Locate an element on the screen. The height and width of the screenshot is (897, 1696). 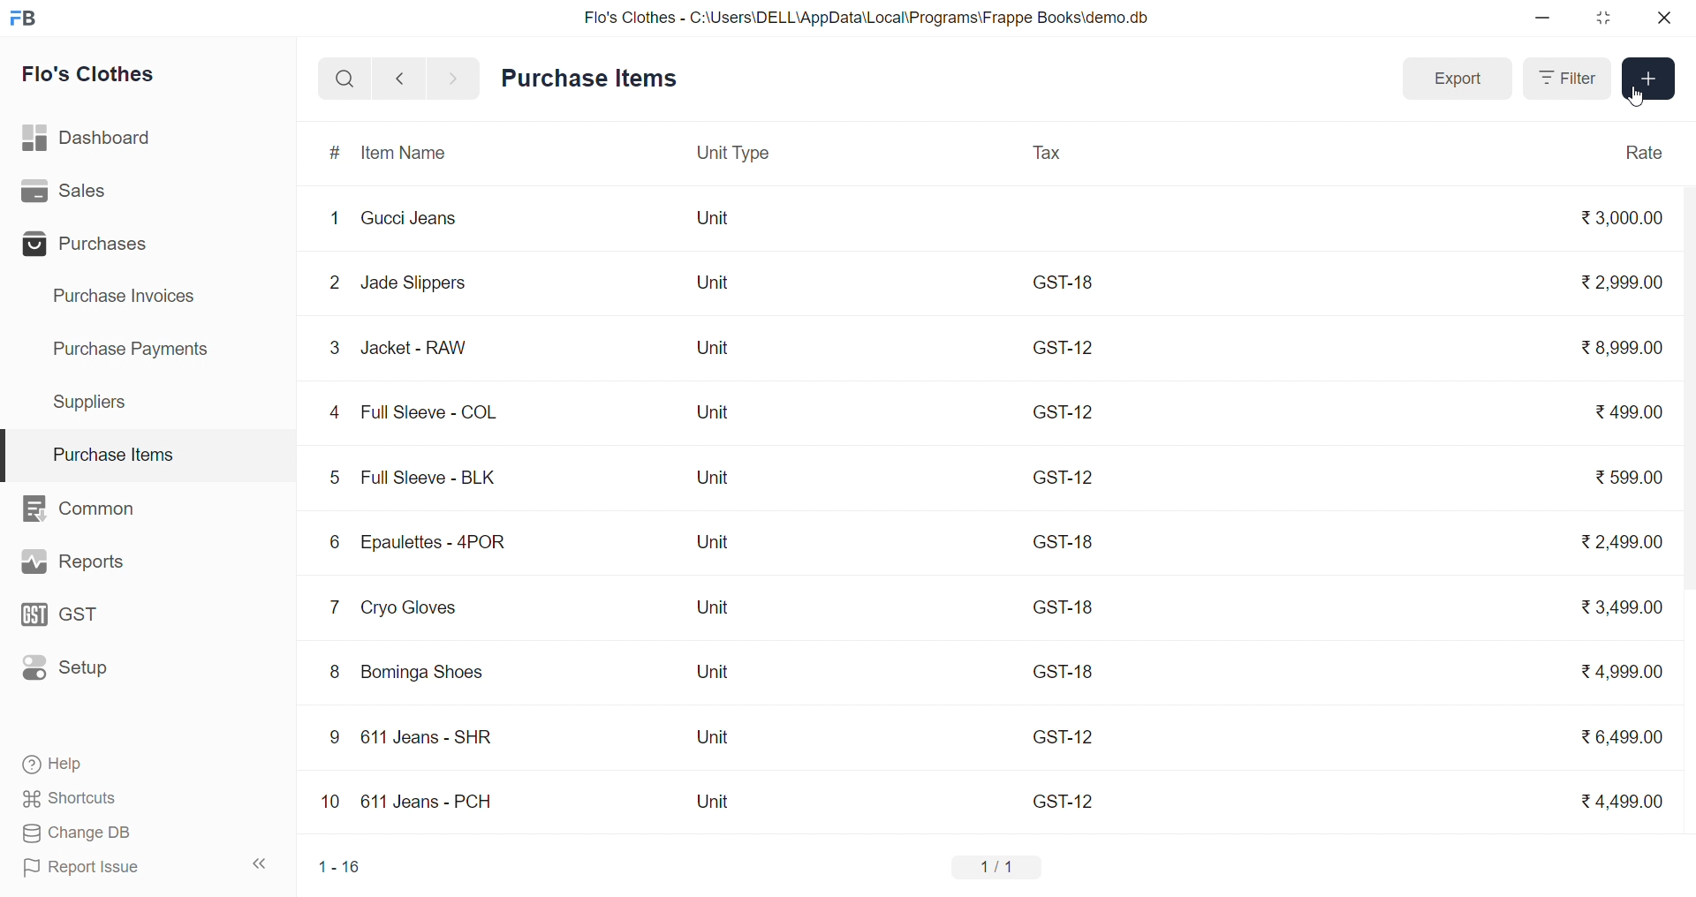
Common is located at coordinates (88, 507).